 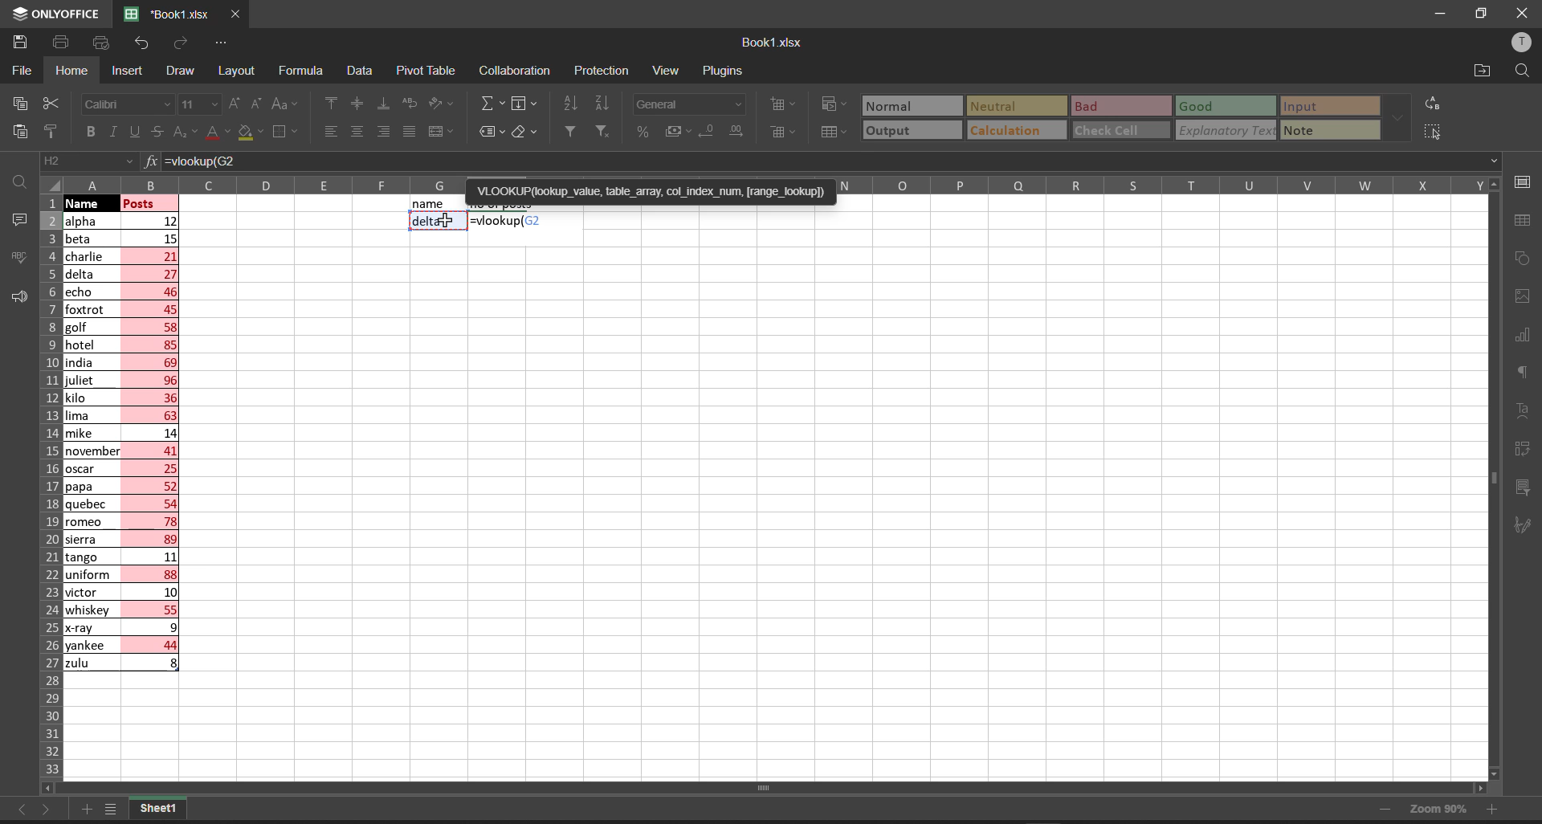 What do you see at coordinates (90, 132) in the screenshot?
I see `bold` at bounding box center [90, 132].